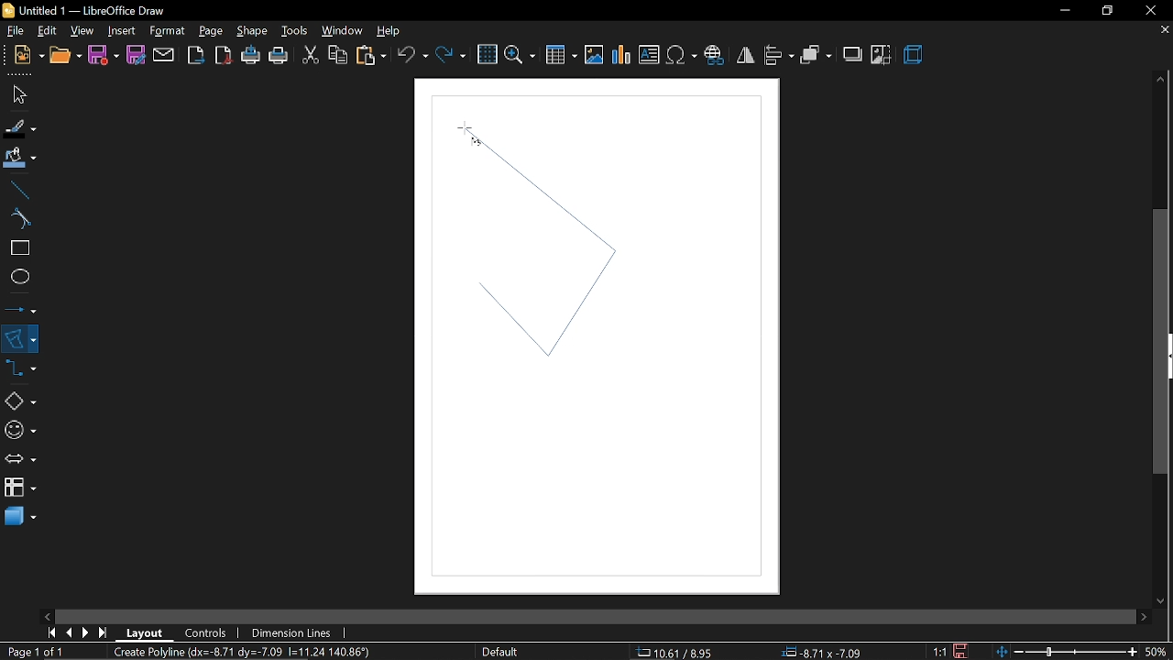  What do you see at coordinates (1156, 9) in the screenshot?
I see `close` at bounding box center [1156, 9].